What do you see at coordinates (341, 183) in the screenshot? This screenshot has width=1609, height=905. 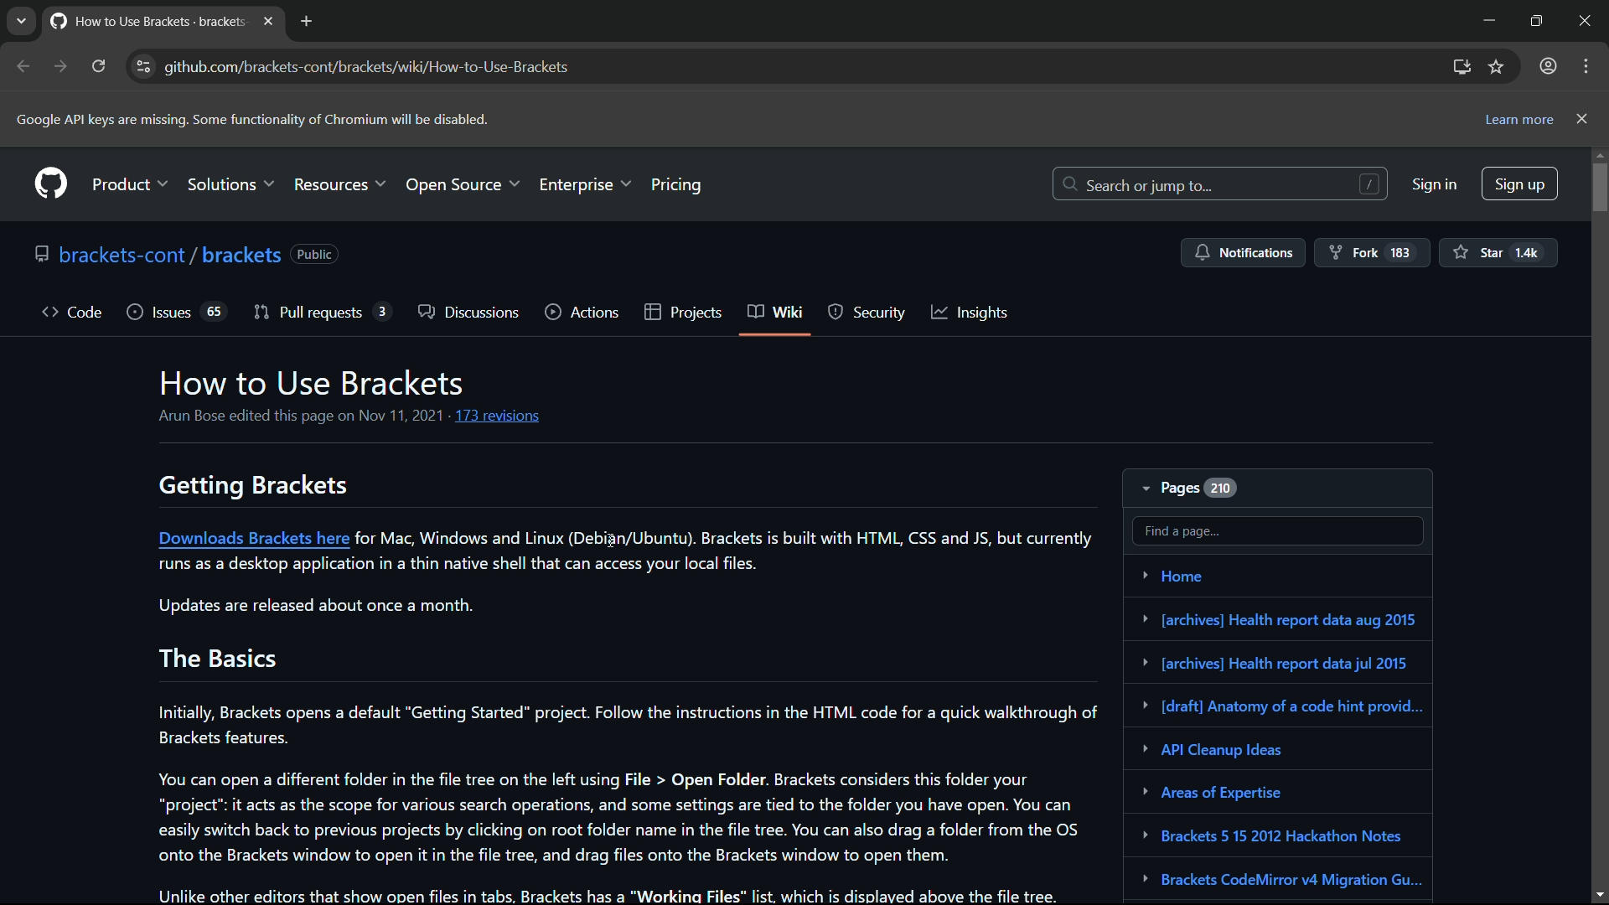 I see `resources` at bounding box center [341, 183].